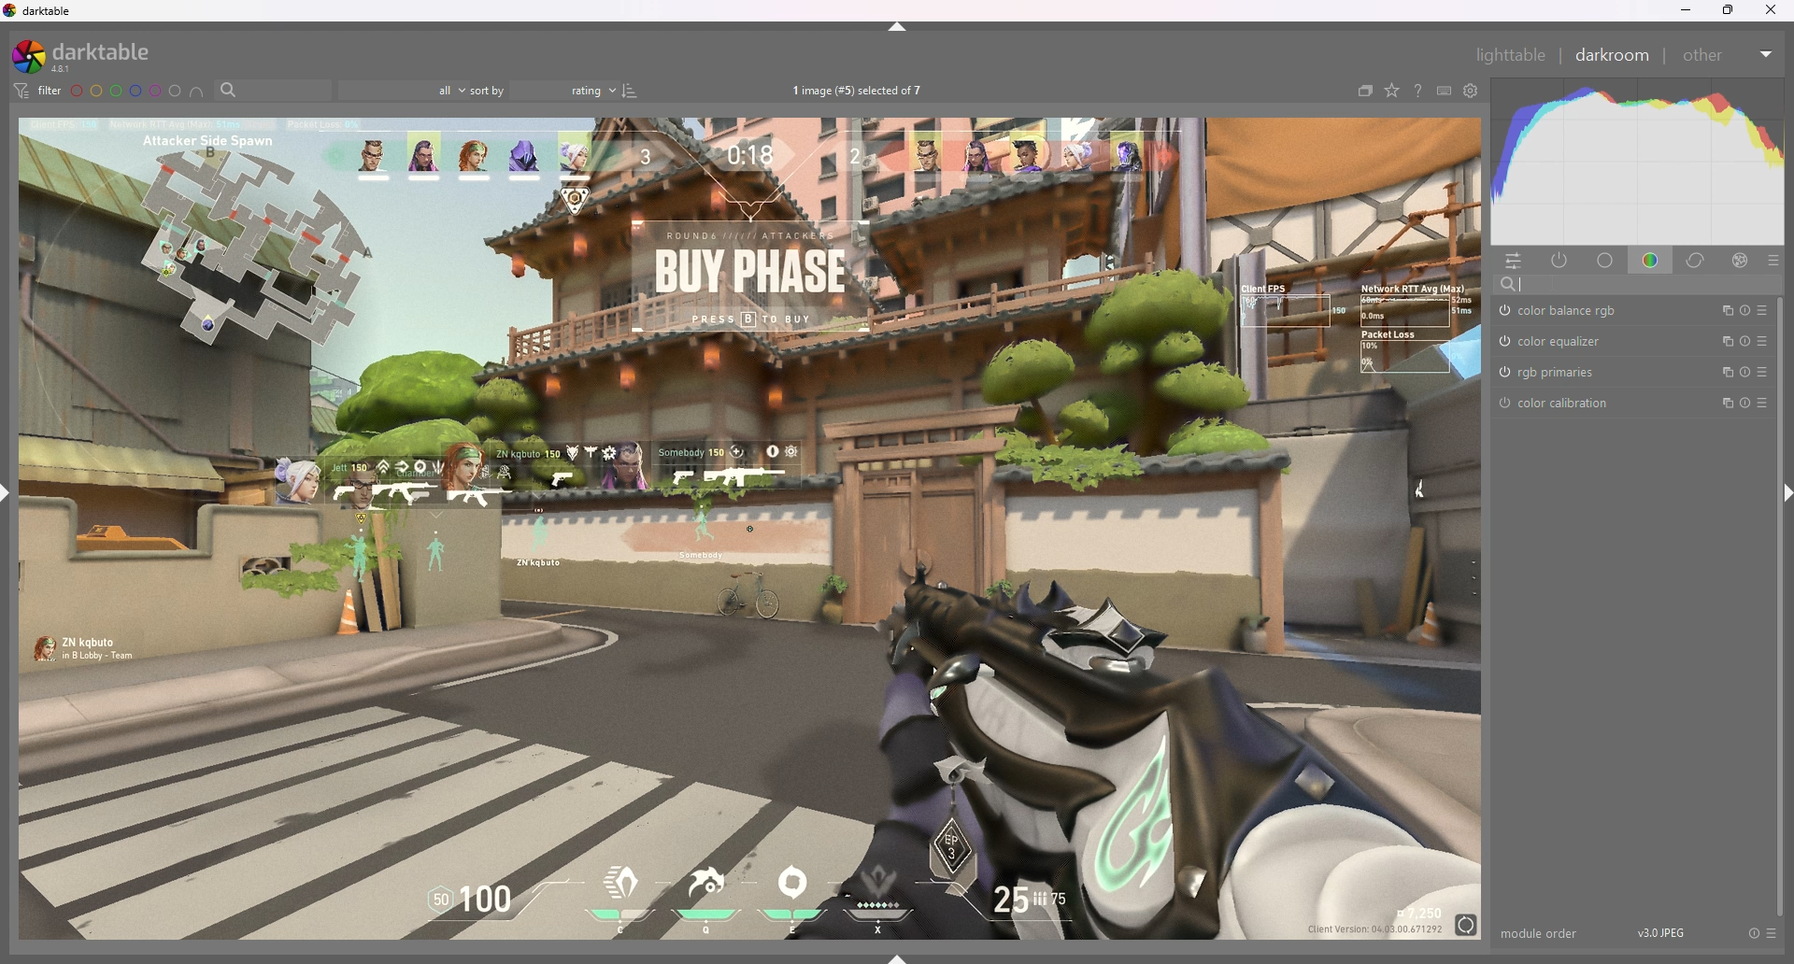 The image size is (1794, 964). Describe the element at coordinates (1561, 261) in the screenshot. I see `active modules` at that location.